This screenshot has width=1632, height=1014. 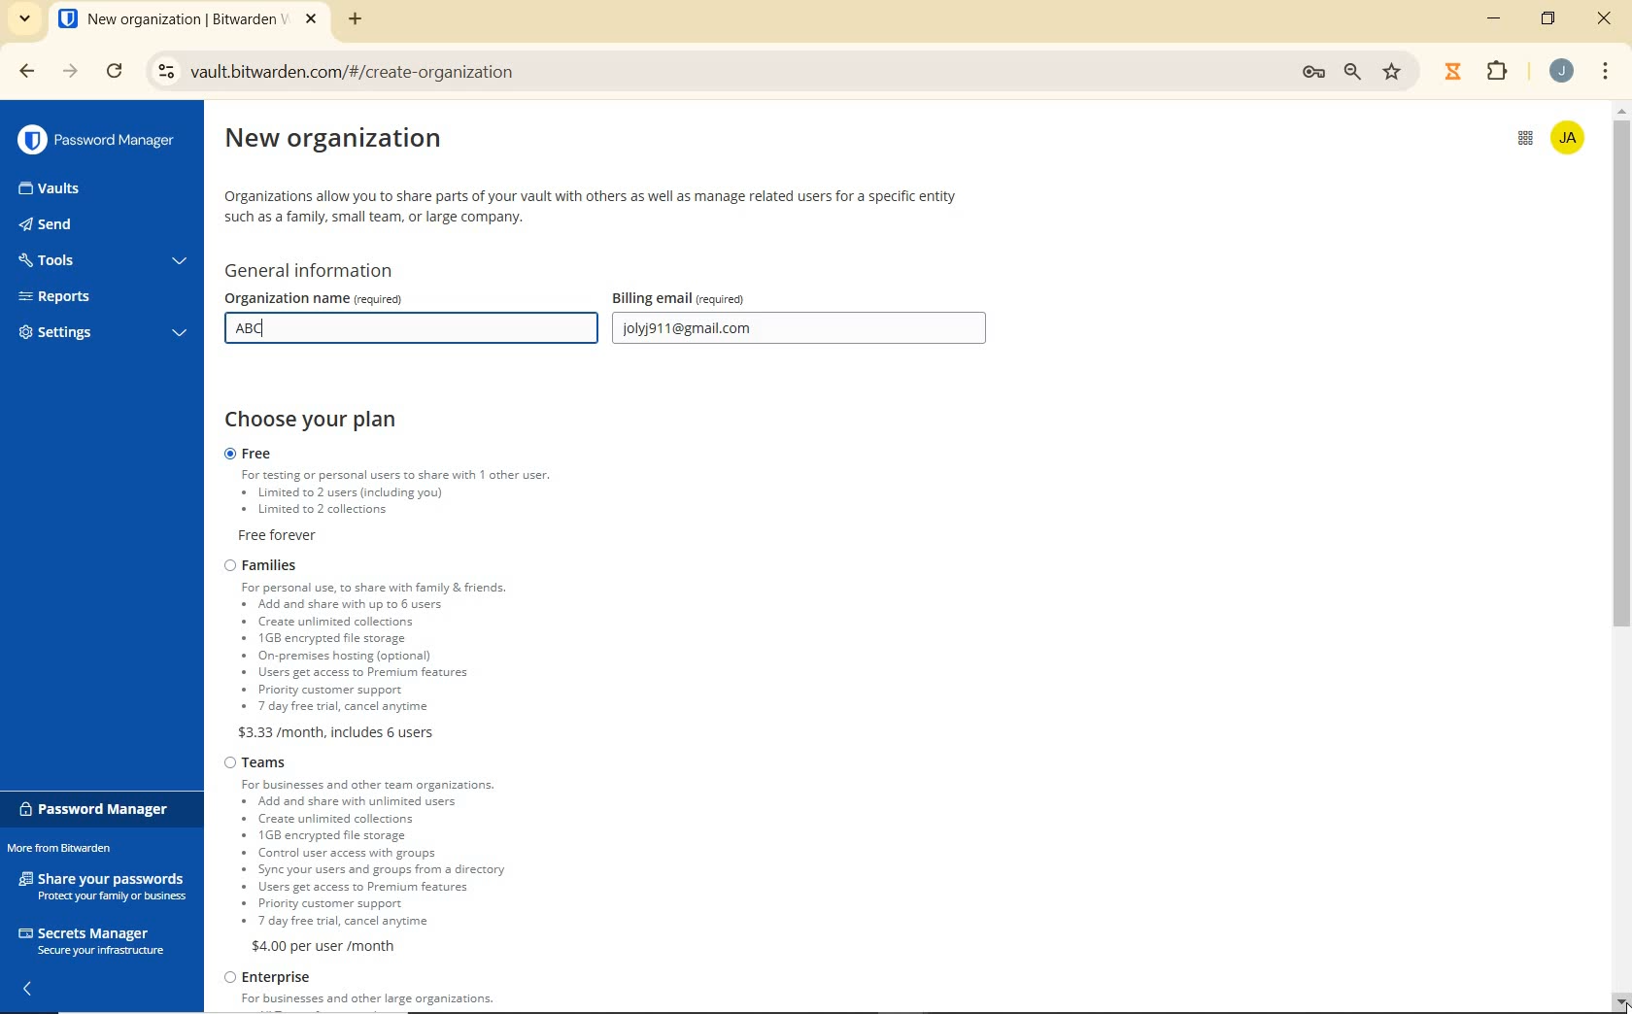 What do you see at coordinates (376, 854) in the screenshot?
I see `team plan` at bounding box center [376, 854].